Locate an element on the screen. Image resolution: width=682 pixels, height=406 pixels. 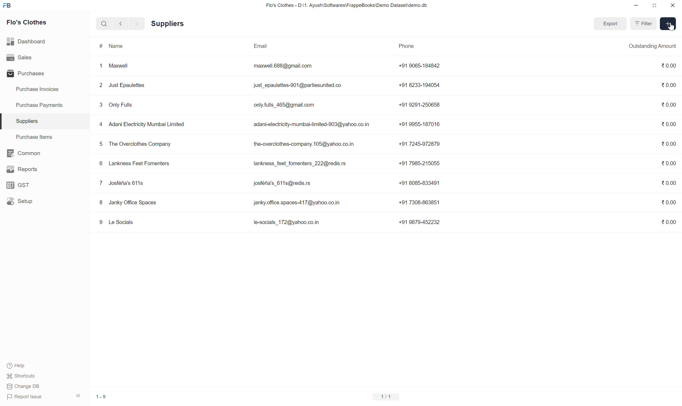
Cursor is located at coordinates (671, 27).